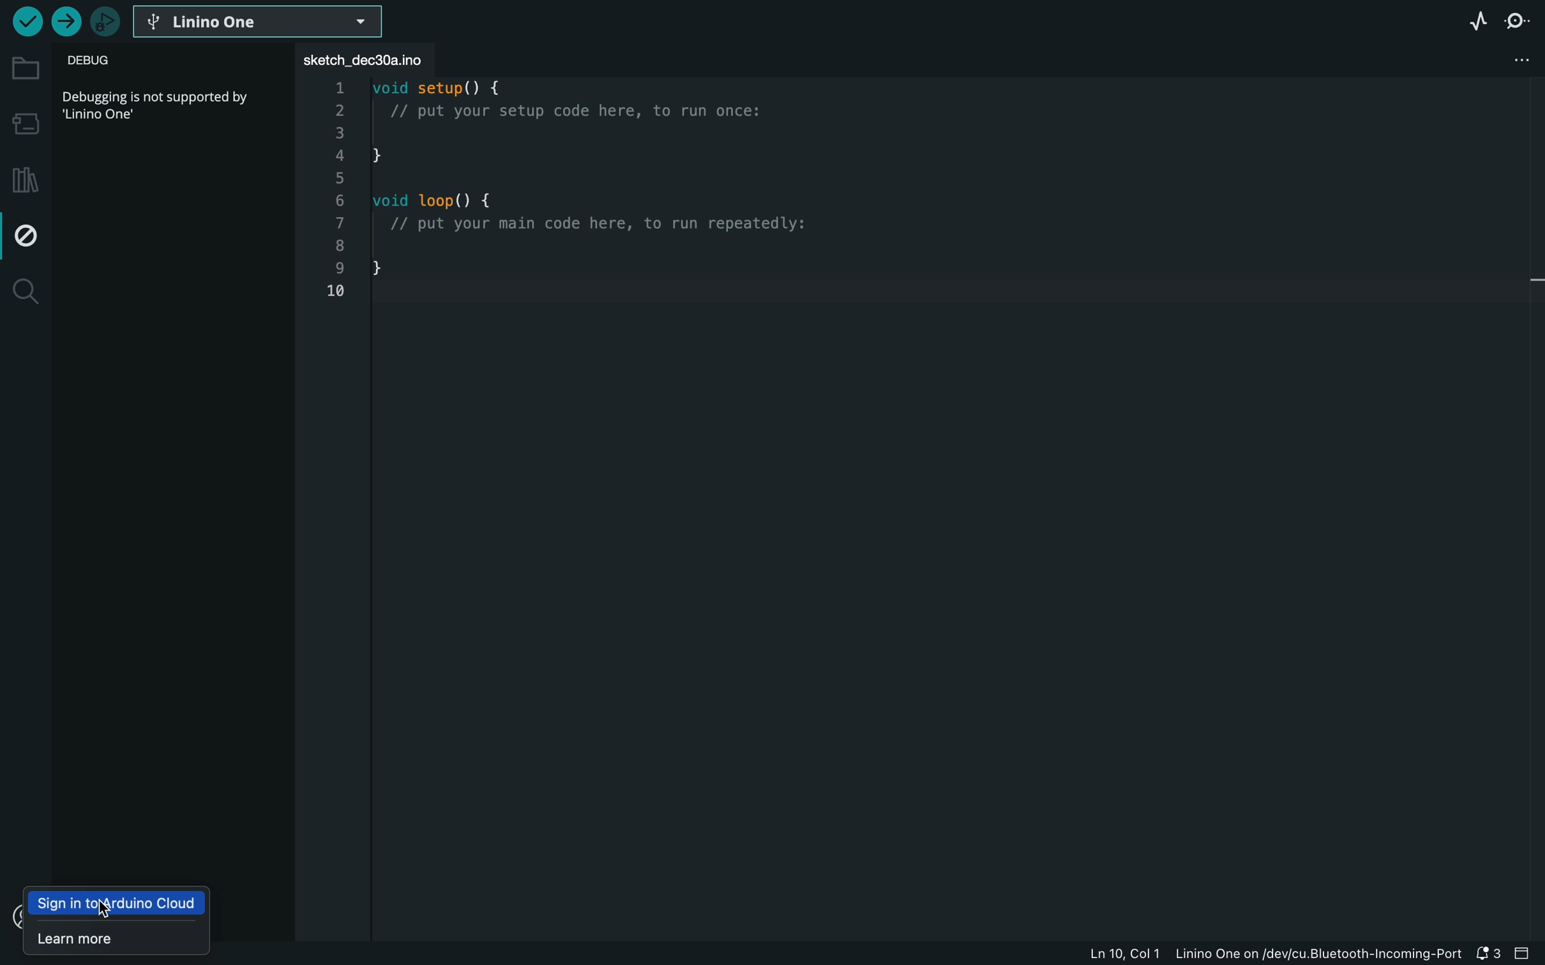  Describe the element at coordinates (26, 173) in the screenshot. I see `library manager` at that location.